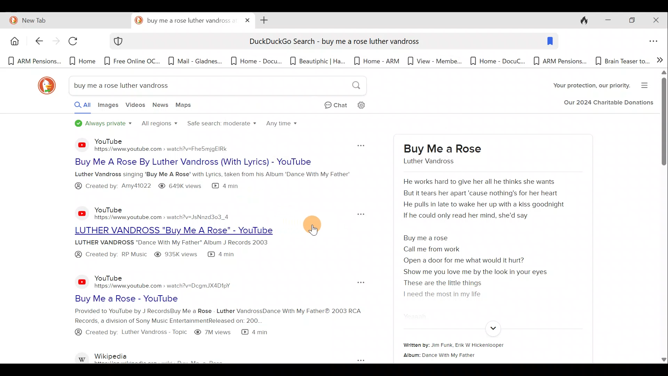 The height and width of the screenshot is (376, 668). What do you see at coordinates (43, 86) in the screenshot?
I see `DuckDuckGo logo` at bounding box center [43, 86].